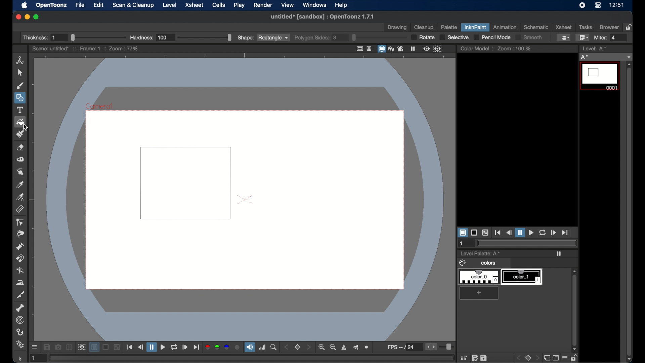 This screenshot has height=363, width=645. I want to click on picker tool, so click(20, 185).